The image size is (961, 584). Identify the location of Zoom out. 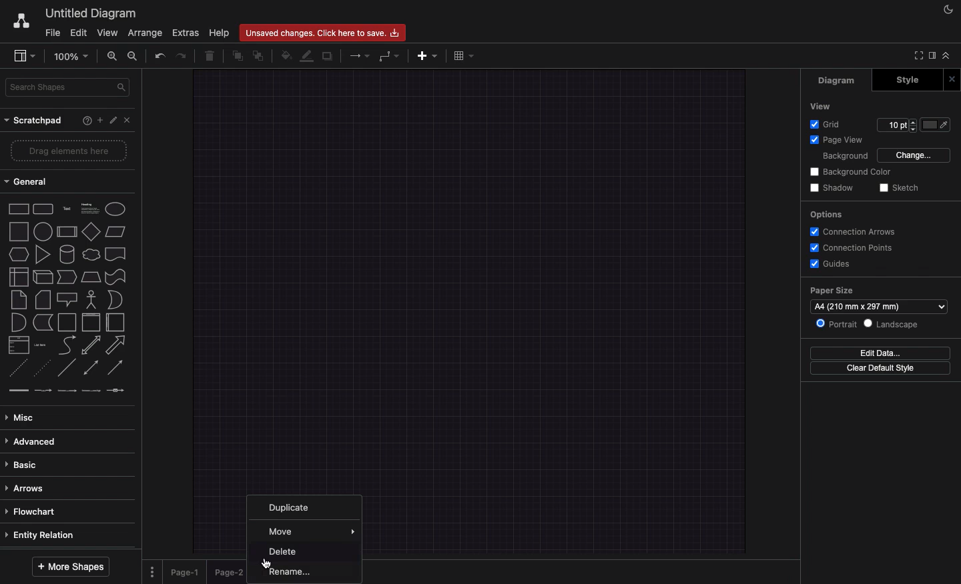
(133, 55).